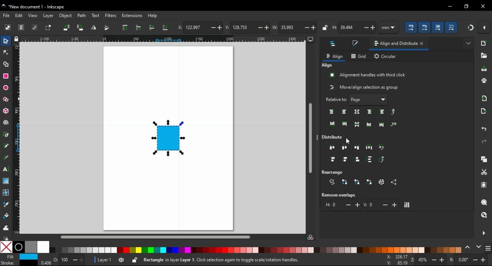 The image size is (492, 266). What do you see at coordinates (479, 246) in the screenshot?
I see `next` at bounding box center [479, 246].